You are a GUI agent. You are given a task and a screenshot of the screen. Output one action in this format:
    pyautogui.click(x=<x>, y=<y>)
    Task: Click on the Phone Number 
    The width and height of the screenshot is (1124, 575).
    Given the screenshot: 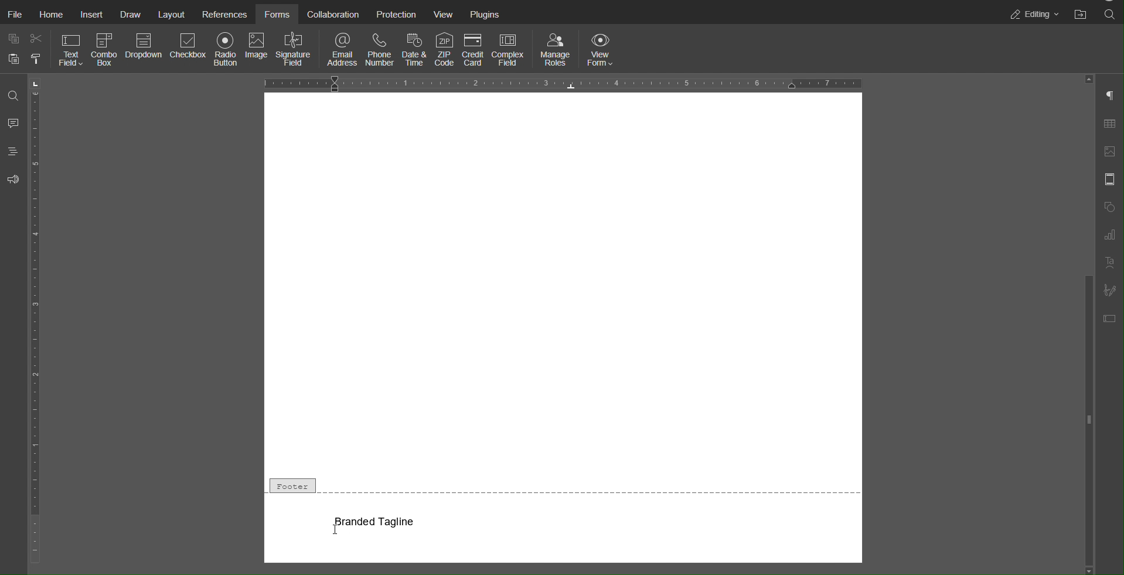 What is the action you would take?
    pyautogui.click(x=379, y=49)
    